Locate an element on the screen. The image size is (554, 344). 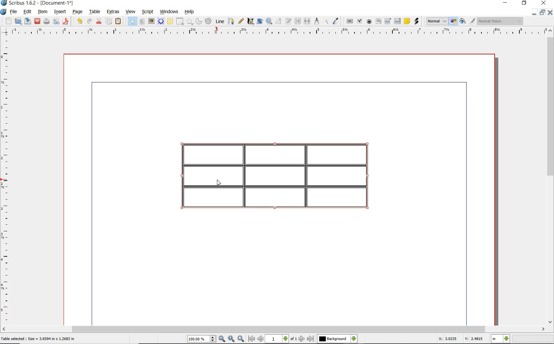
scrollbar is located at coordinates (277, 329).